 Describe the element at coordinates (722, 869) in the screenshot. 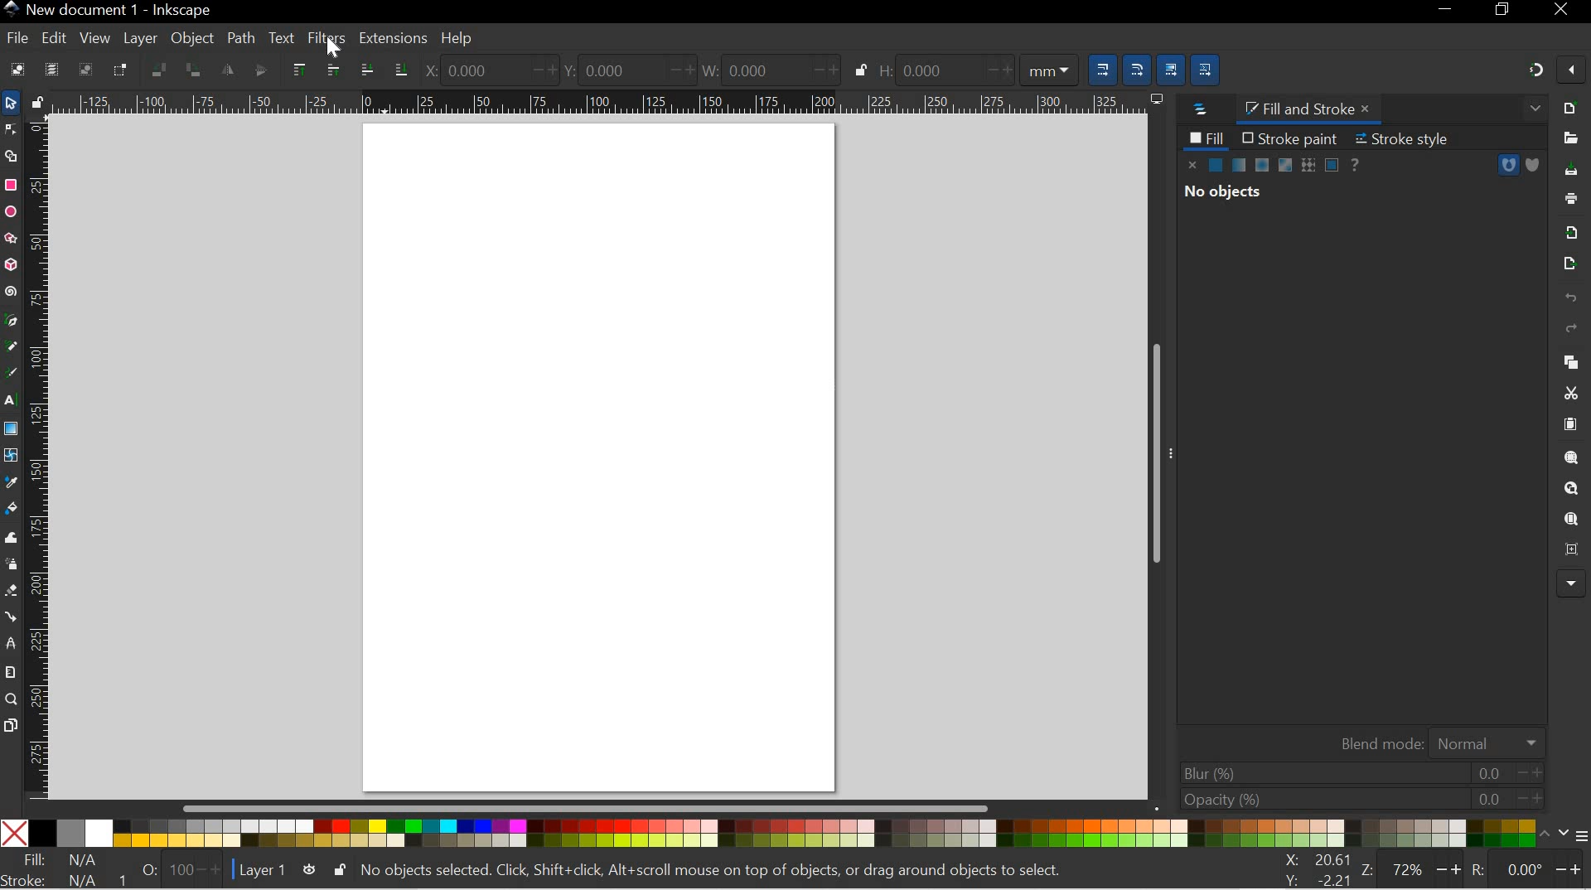

I see `NO OBJECTS` at that location.